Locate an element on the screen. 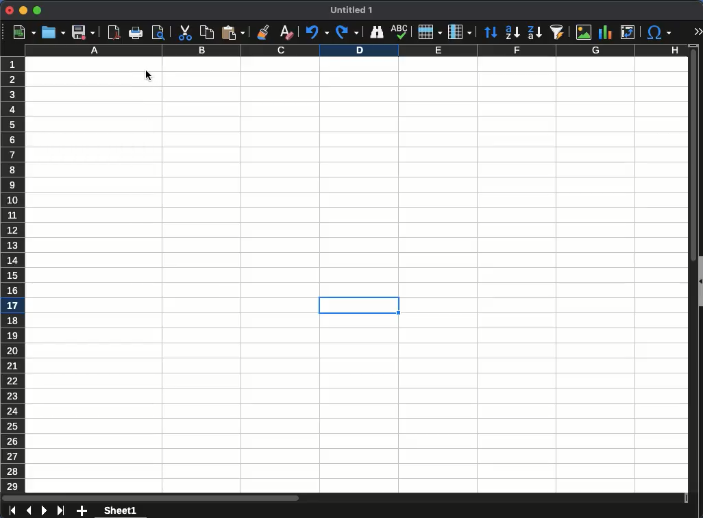 The image size is (703, 518). pdf viewer is located at coordinates (114, 33).